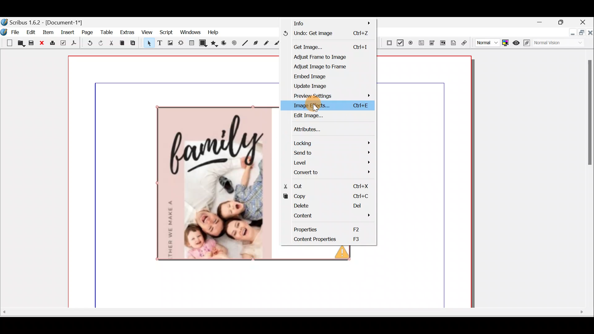 The height and width of the screenshot is (334, 594). What do you see at coordinates (191, 42) in the screenshot?
I see `Table` at bounding box center [191, 42].